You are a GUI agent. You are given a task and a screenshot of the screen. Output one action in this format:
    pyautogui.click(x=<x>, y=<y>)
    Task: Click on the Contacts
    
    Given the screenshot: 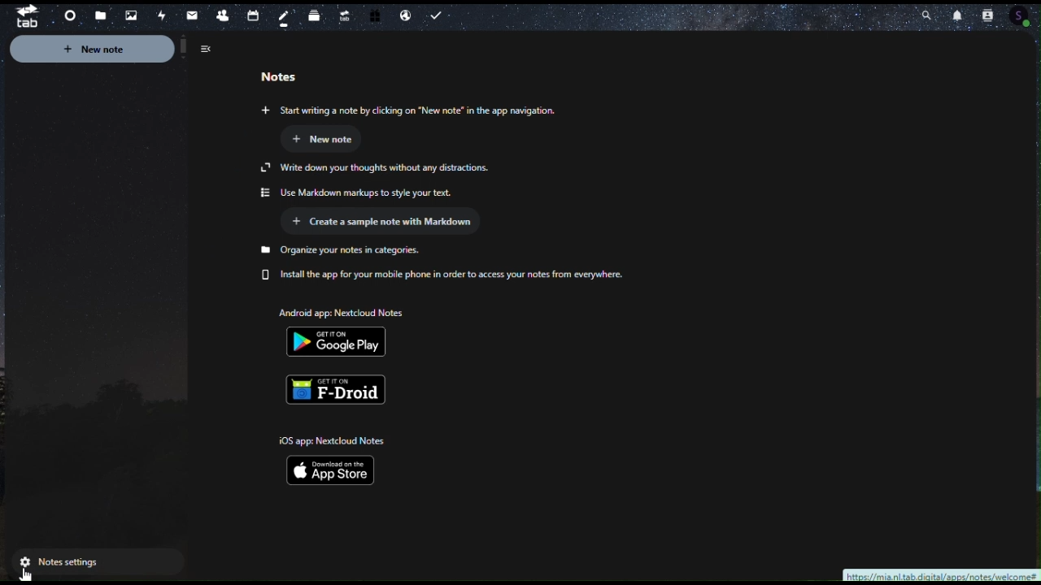 What is the action you would take?
    pyautogui.click(x=222, y=14)
    